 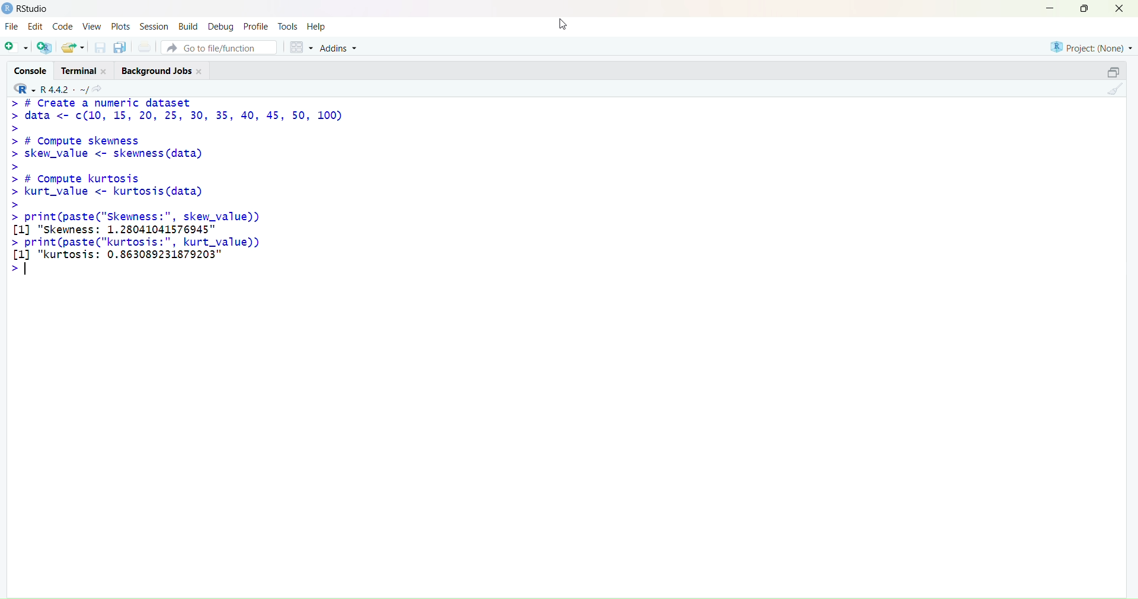 What do you see at coordinates (343, 47) in the screenshot?
I see `Addins` at bounding box center [343, 47].